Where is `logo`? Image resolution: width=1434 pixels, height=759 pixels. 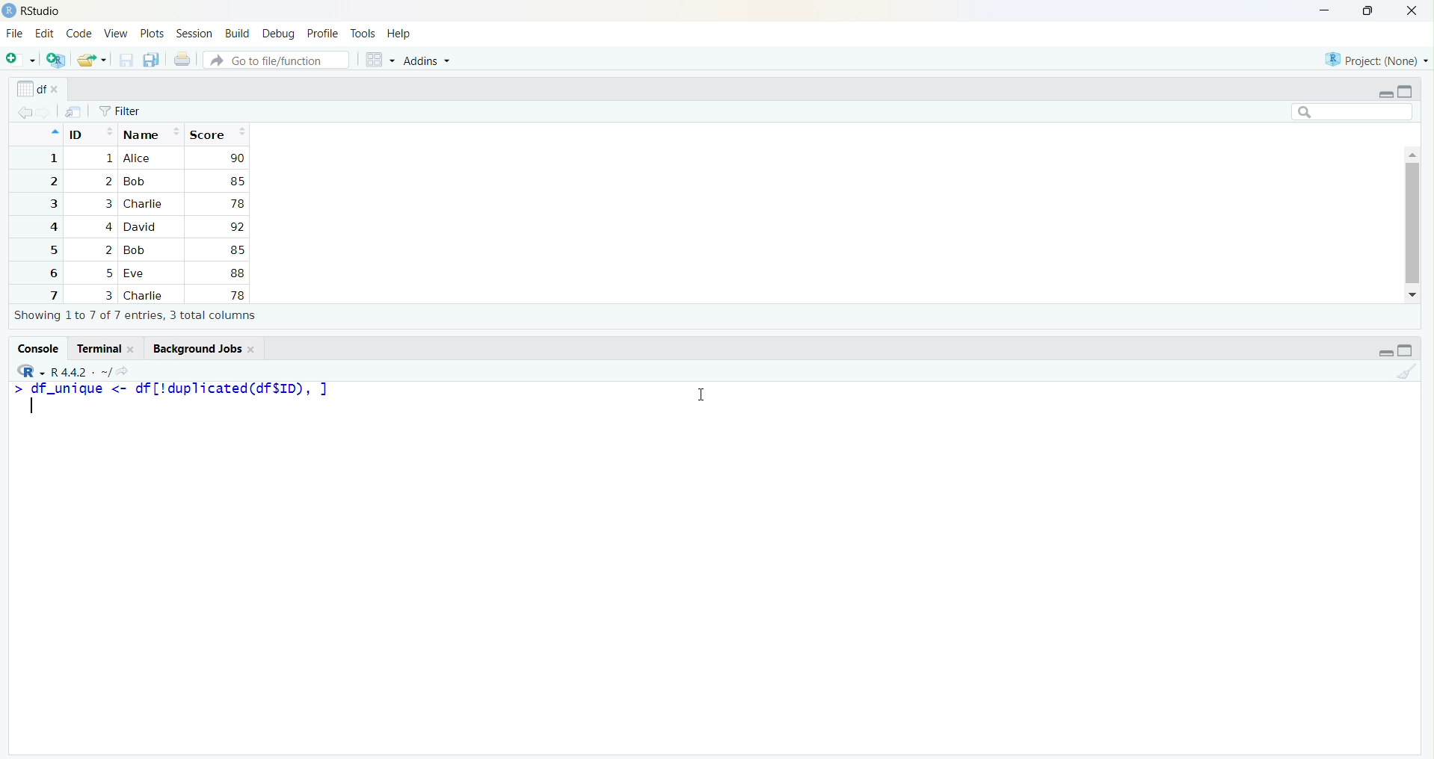 logo is located at coordinates (9, 11).